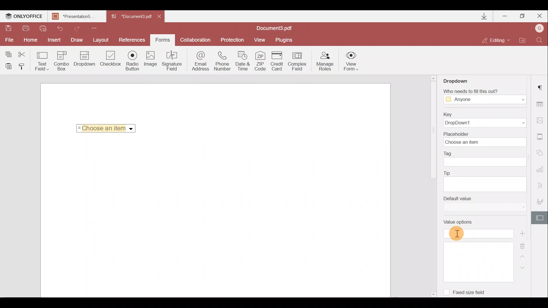 This screenshot has width=548, height=308. I want to click on Collaboration, so click(195, 40).